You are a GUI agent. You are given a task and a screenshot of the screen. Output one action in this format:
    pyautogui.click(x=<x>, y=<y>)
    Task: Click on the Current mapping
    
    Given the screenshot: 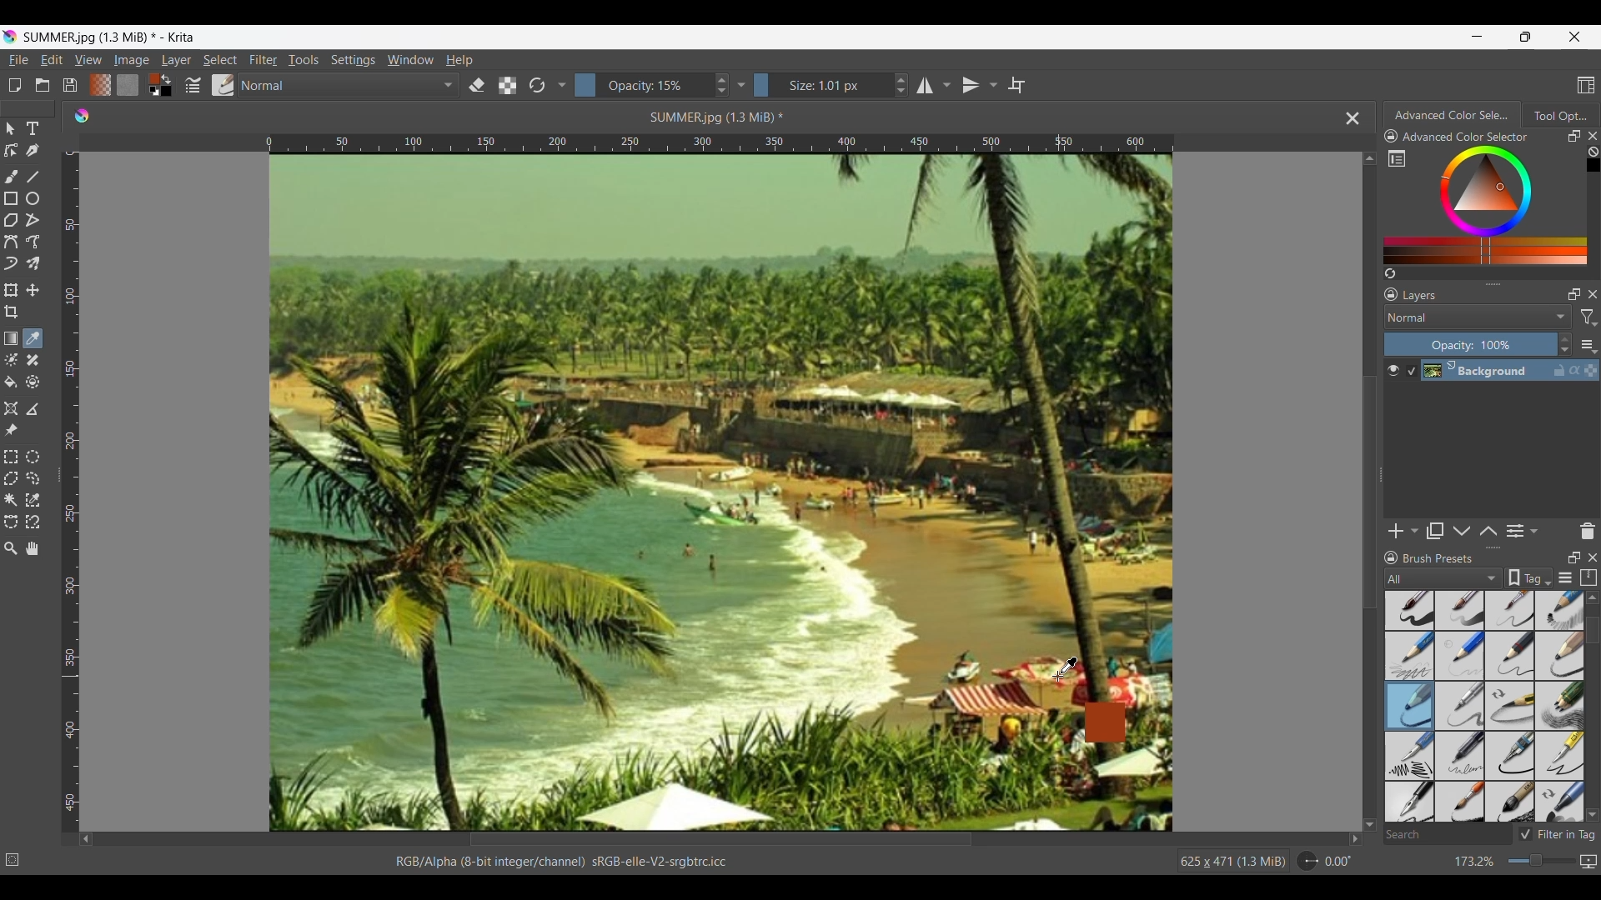 What is the action you would take?
    pyautogui.click(x=1588, y=862)
    